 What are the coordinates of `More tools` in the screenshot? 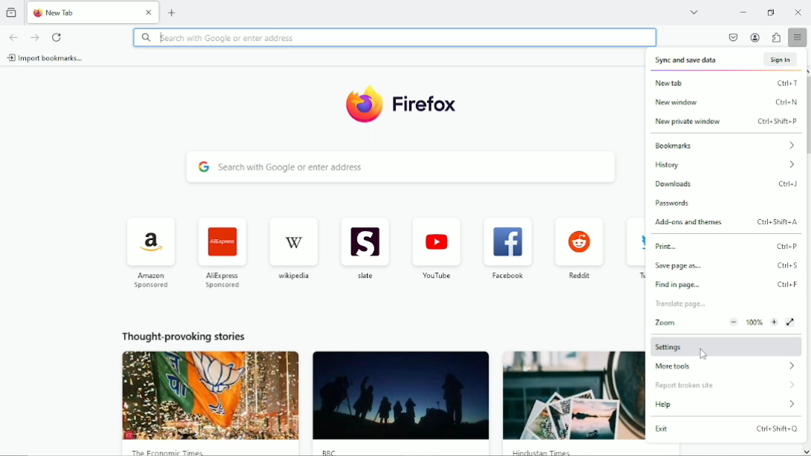 It's located at (729, 367).